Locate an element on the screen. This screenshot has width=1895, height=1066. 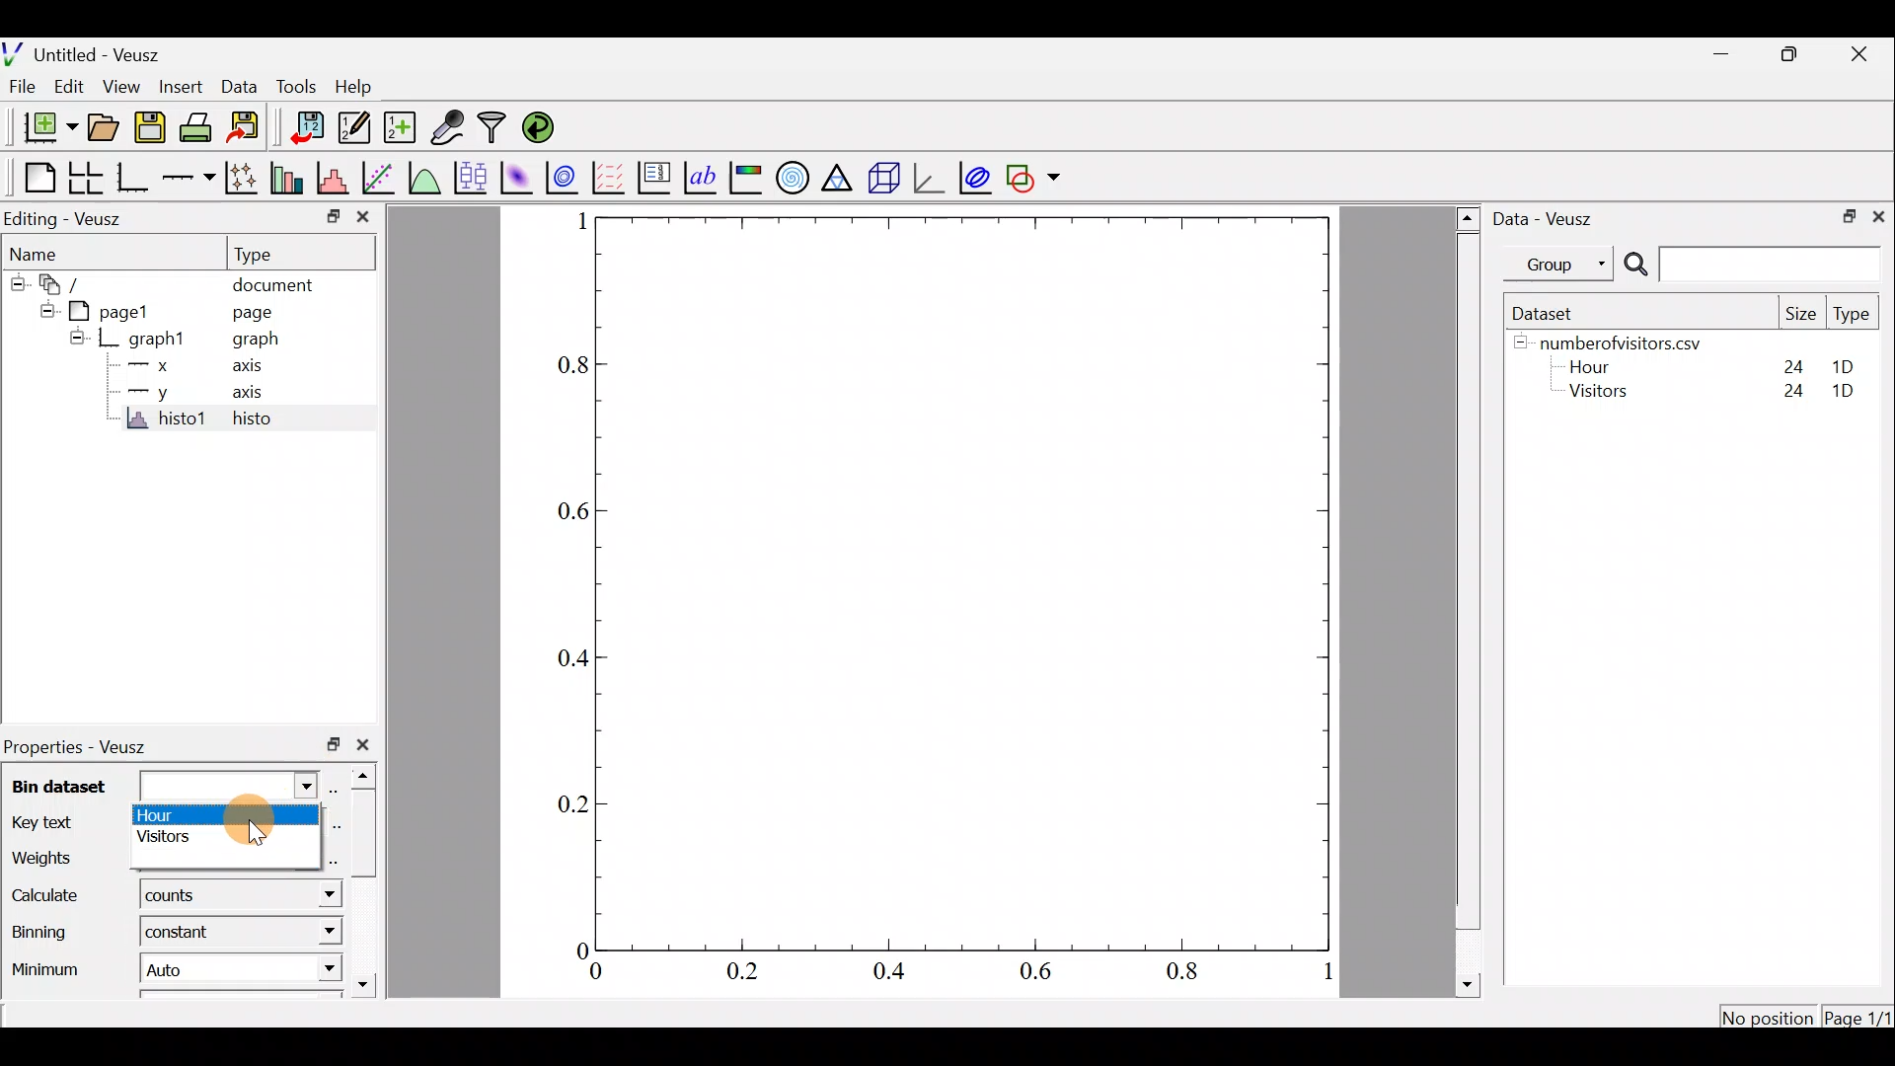
restore down is located at coordinates (325, 218).